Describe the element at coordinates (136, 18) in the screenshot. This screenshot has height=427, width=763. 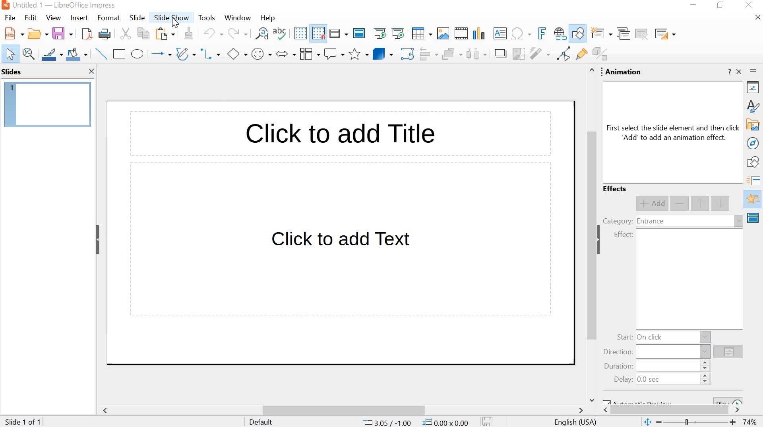
I see `slide menu` at that location.